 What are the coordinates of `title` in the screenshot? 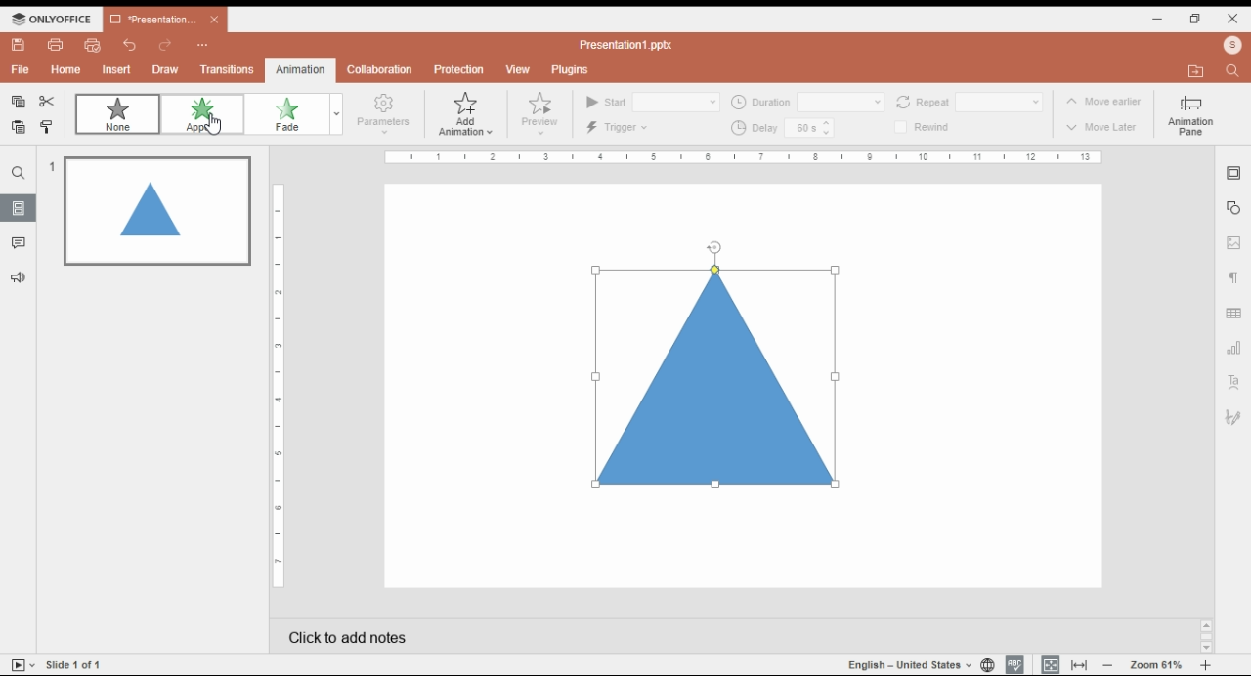 It's located at (626, 45).